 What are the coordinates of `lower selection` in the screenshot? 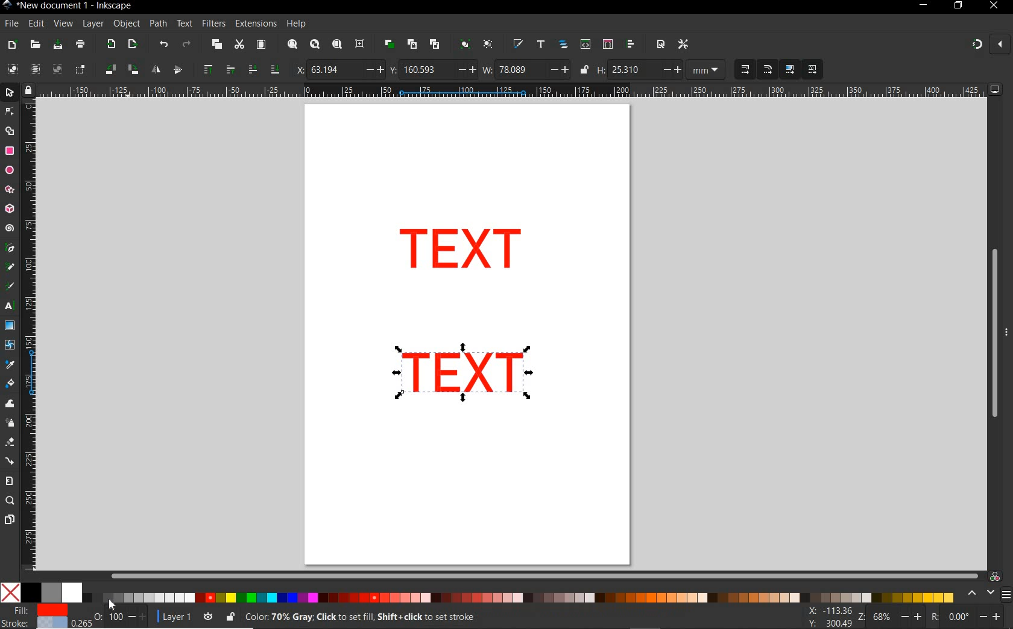 It's located at (262, 69).